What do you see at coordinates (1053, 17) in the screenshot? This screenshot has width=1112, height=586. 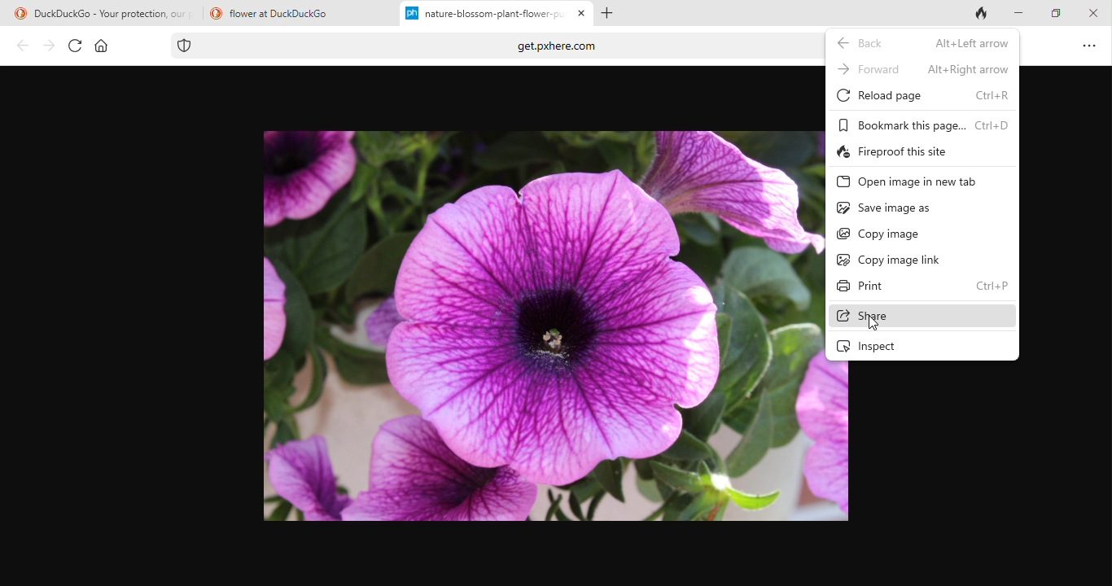 I see `maximize` at bounding box center [1053, 17].